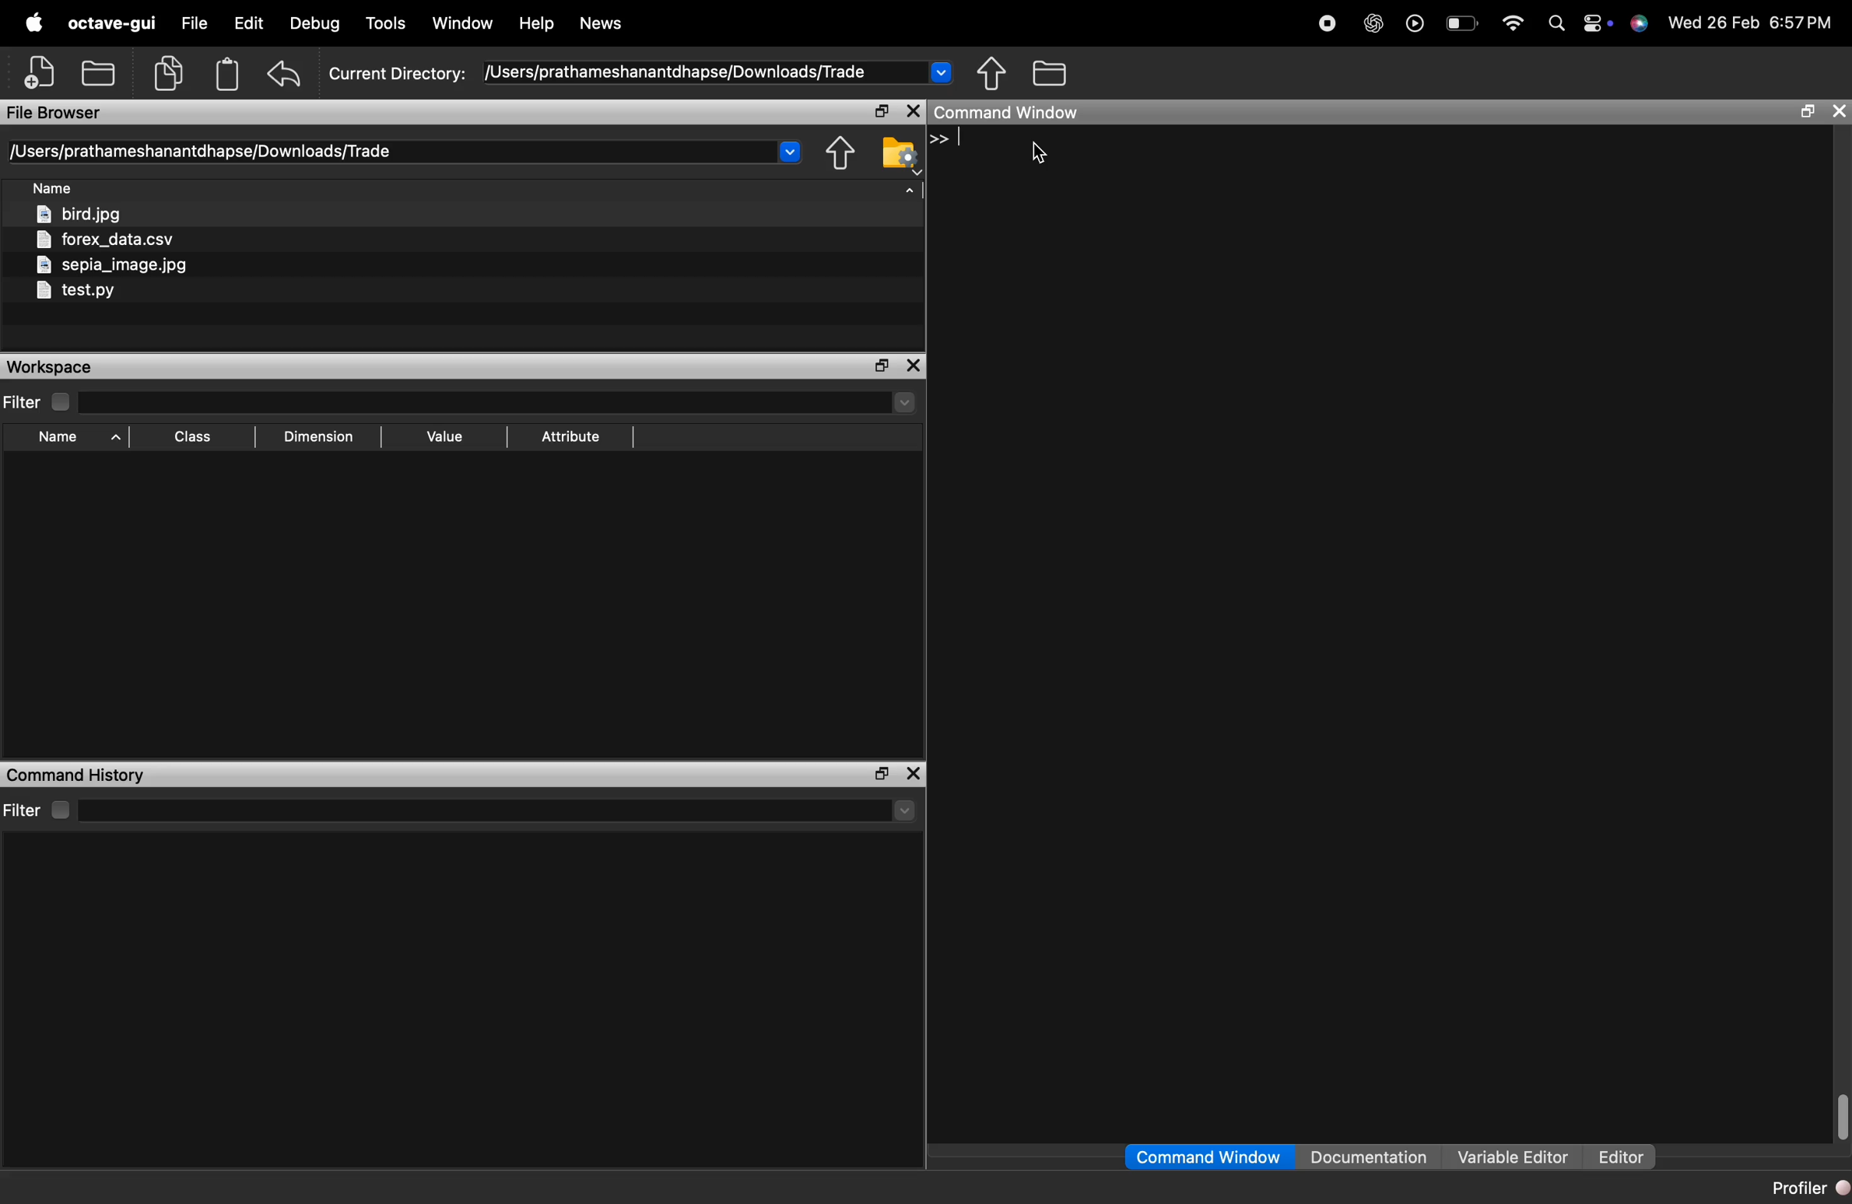  I want to click on record, so click(1330, 23).